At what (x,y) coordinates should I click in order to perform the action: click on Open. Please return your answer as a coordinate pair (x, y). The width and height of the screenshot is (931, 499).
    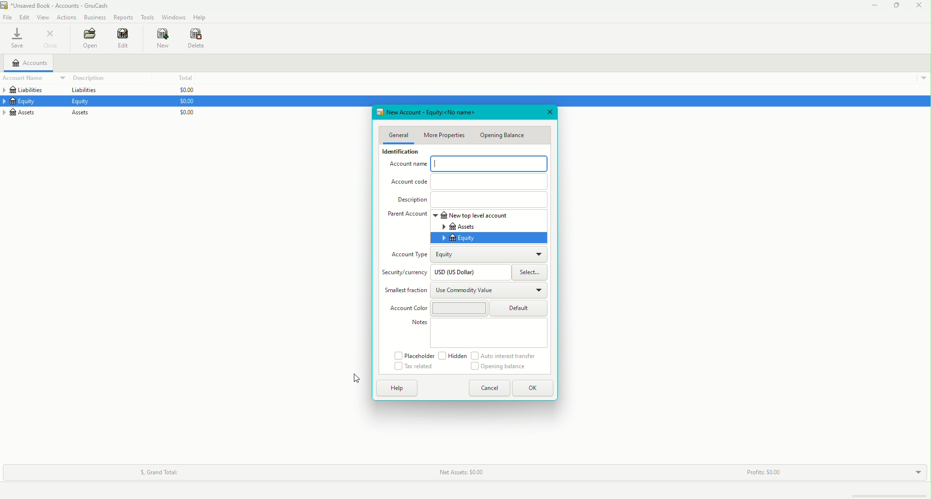
    Looking at the image, I should click on (87, 39).